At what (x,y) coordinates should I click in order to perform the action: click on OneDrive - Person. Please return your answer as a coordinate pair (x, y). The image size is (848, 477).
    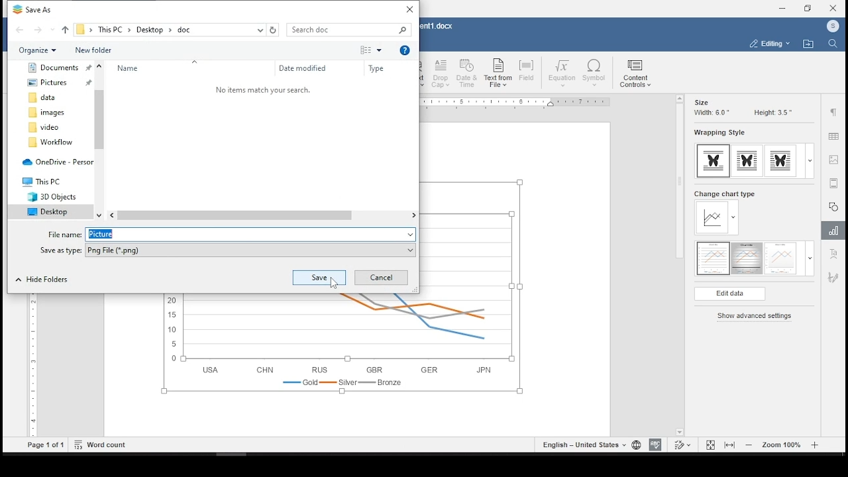
    Looking at the image, I should click on (55, 161).